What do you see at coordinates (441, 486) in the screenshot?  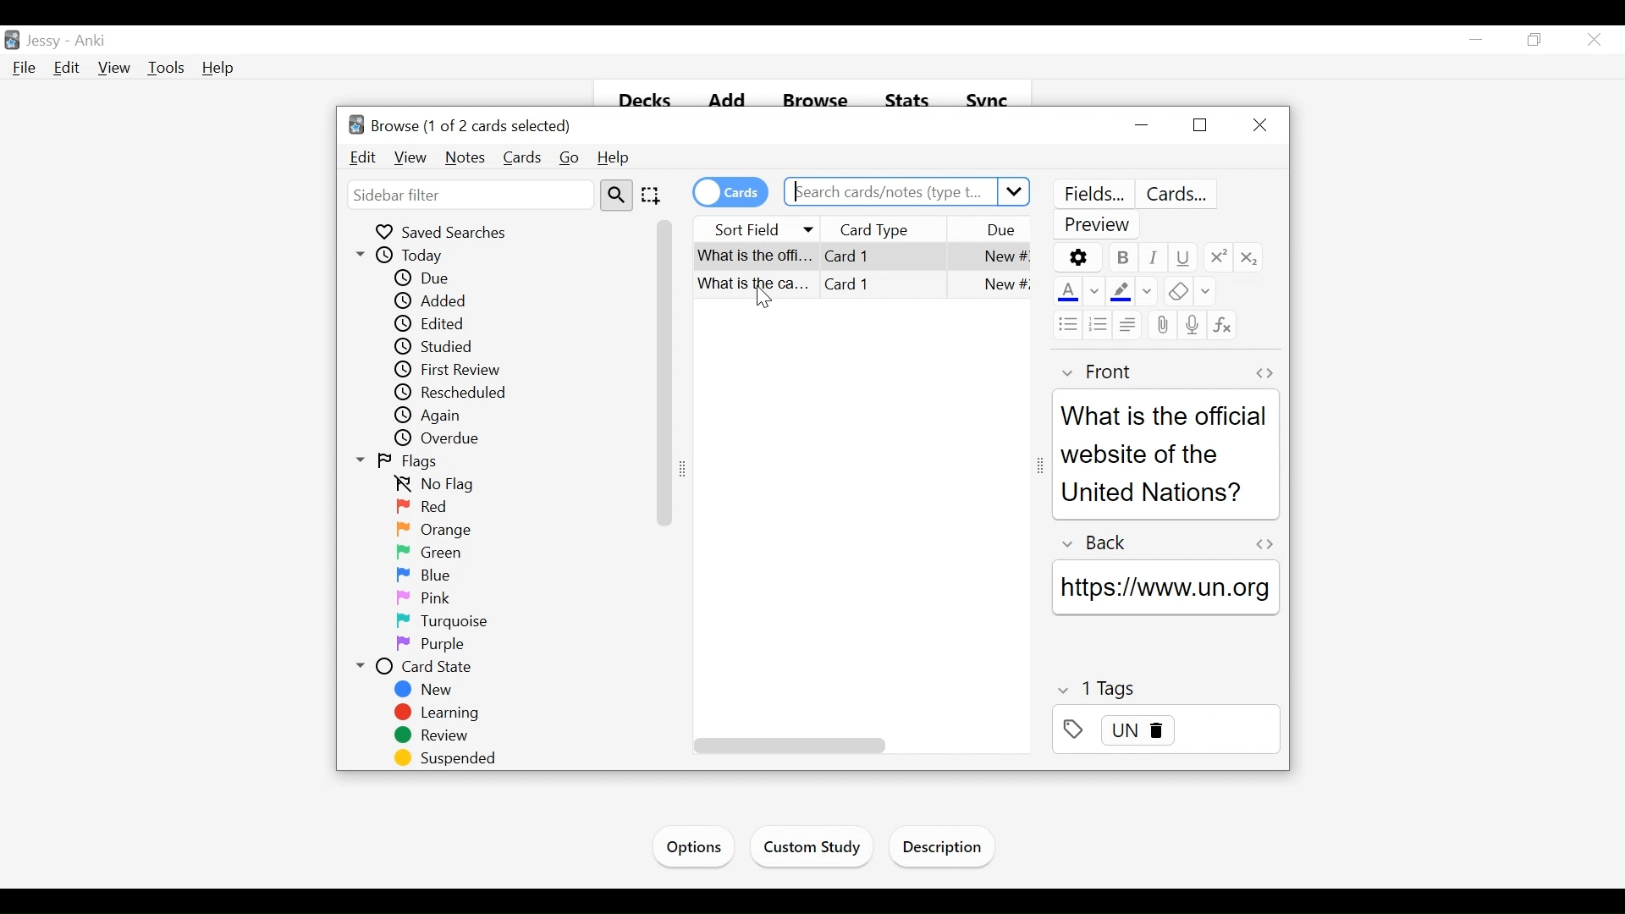 I see `No Flags` at bounding box center [441, 486].